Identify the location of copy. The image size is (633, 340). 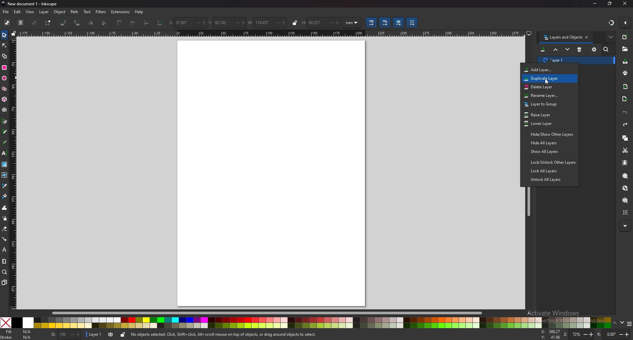
(625, 137).